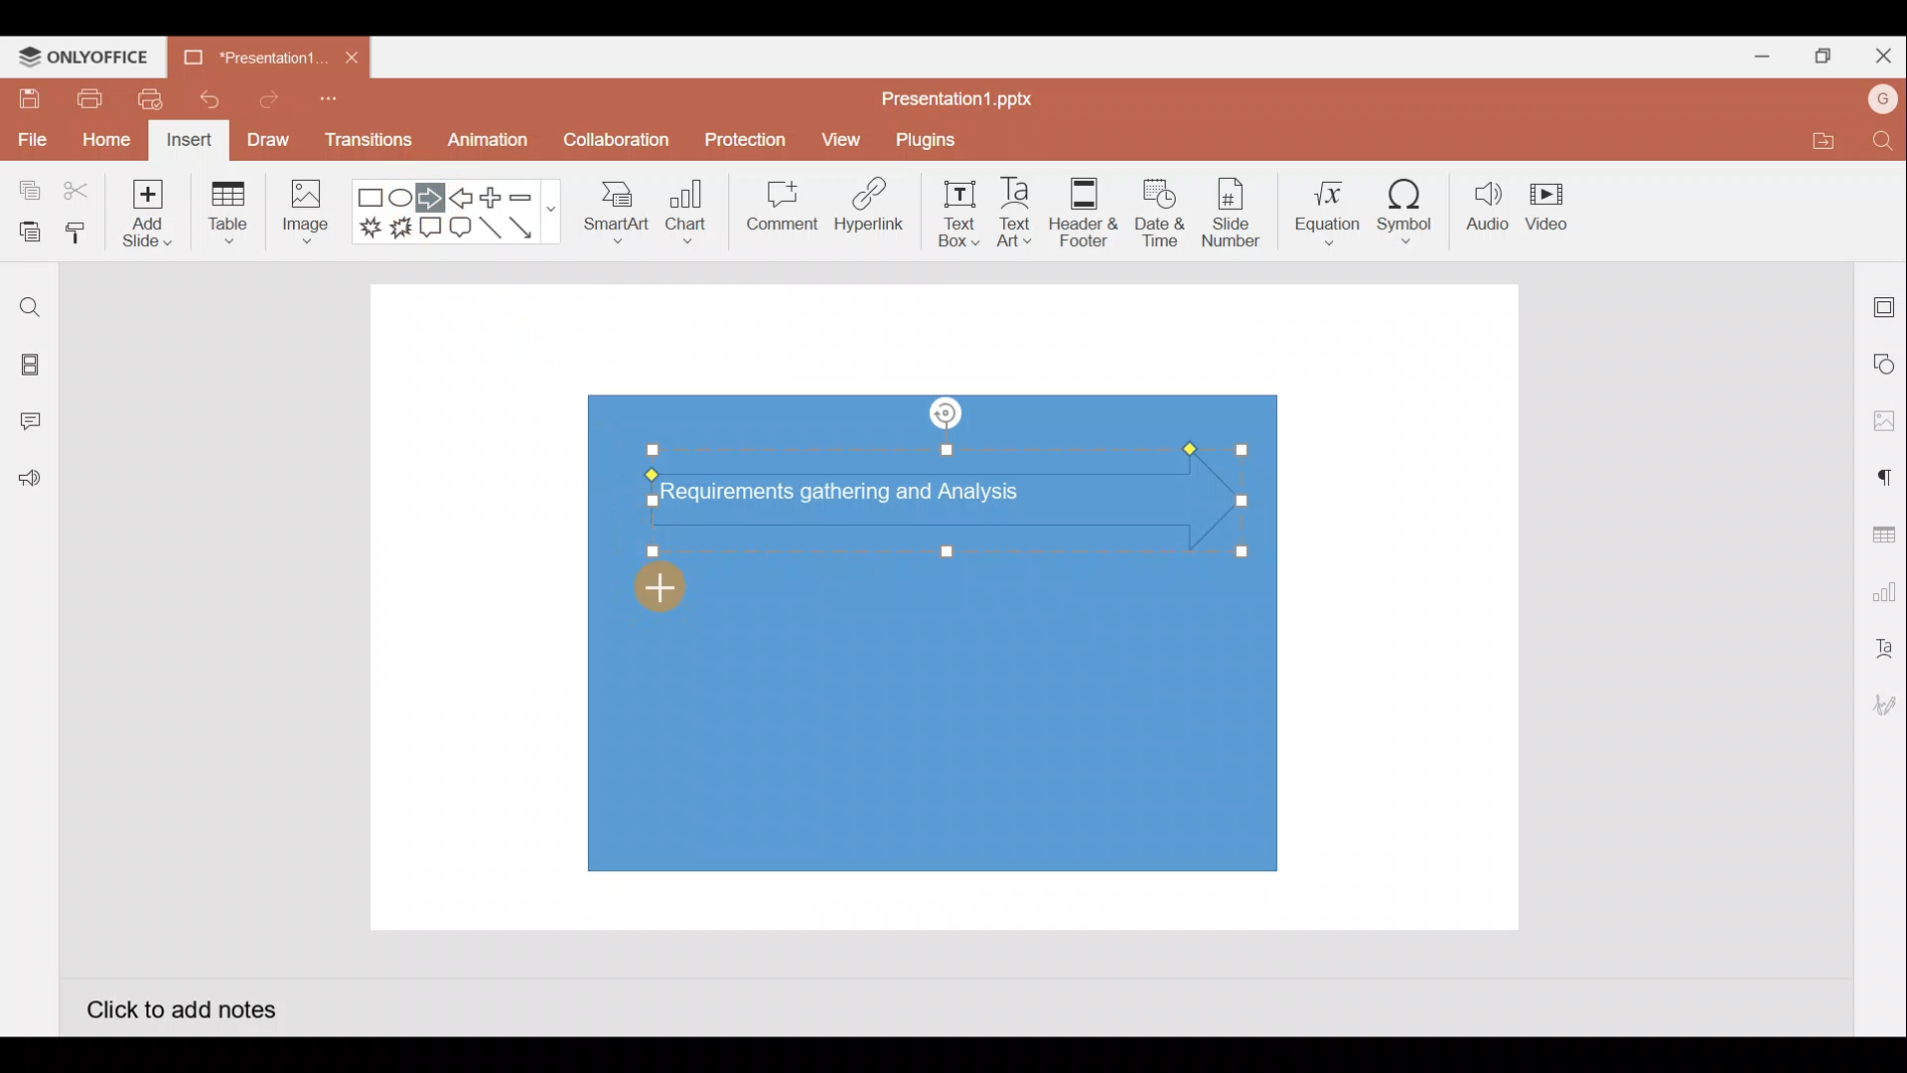 Image resolution: width=1907 pixels, height=1073 pixels. Describe the element at coordinates (460, 225) in the screenshot. I see `Rounded Rectangular callout` at that location.